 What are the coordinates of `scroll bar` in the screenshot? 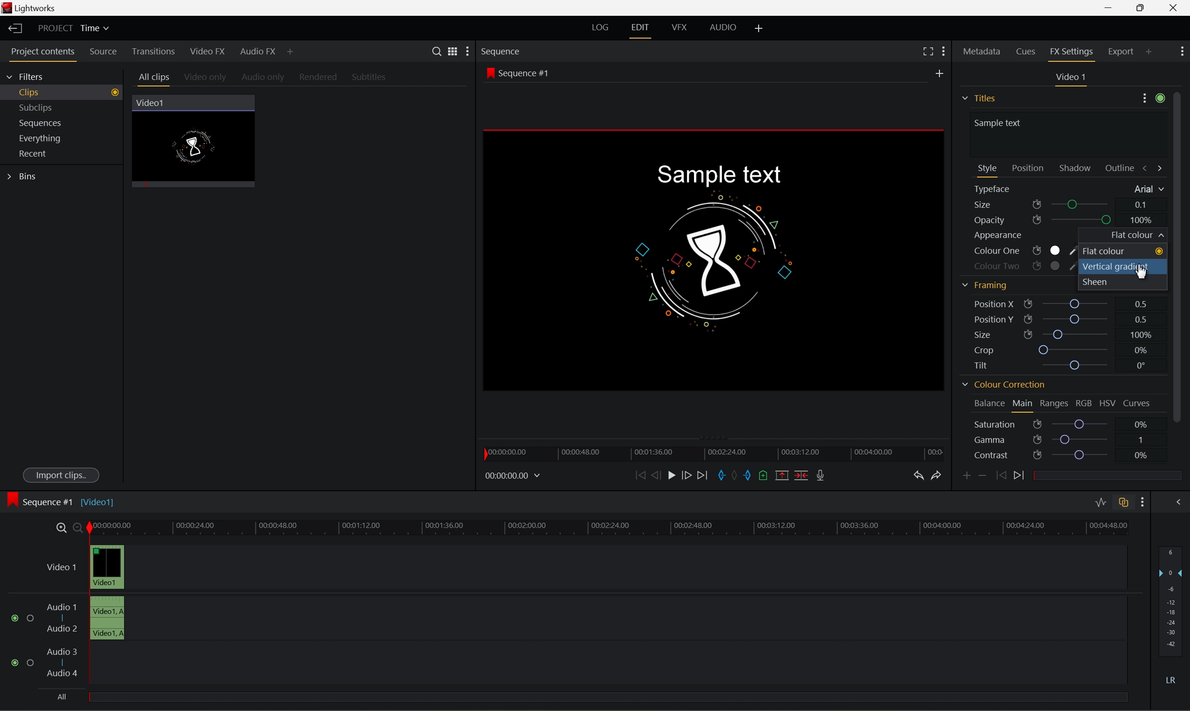 It's located at (1182, 256).